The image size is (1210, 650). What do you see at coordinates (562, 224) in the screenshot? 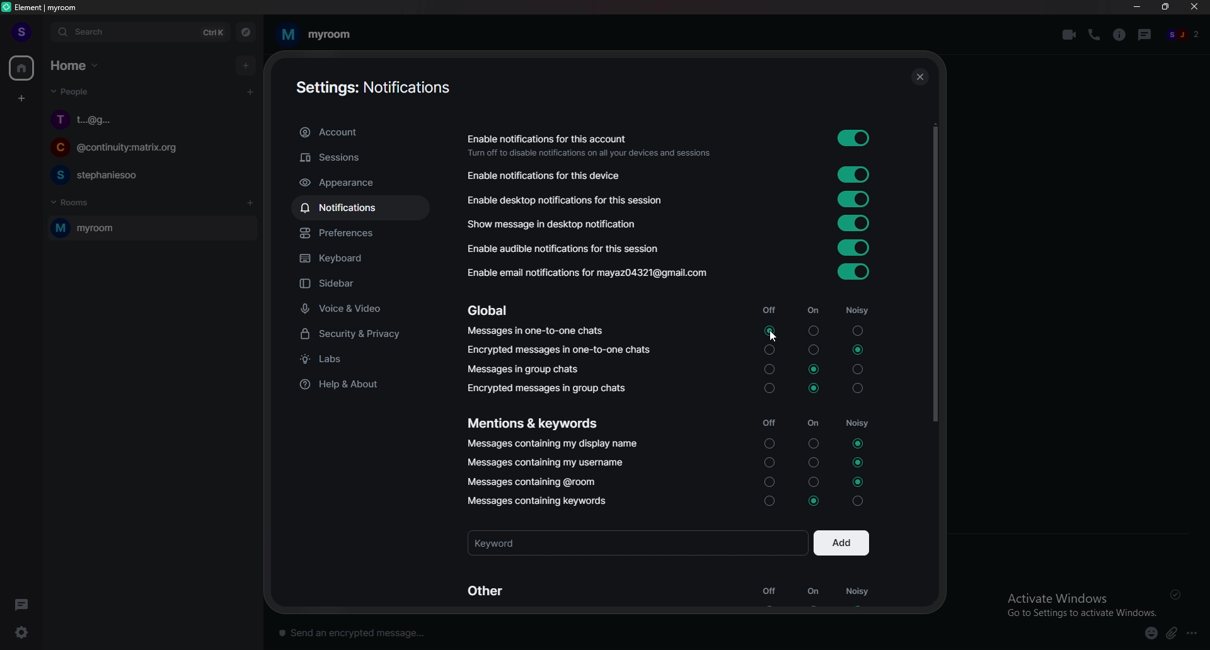
I see `show message in desktop notification` at bounding box center [562, 224].